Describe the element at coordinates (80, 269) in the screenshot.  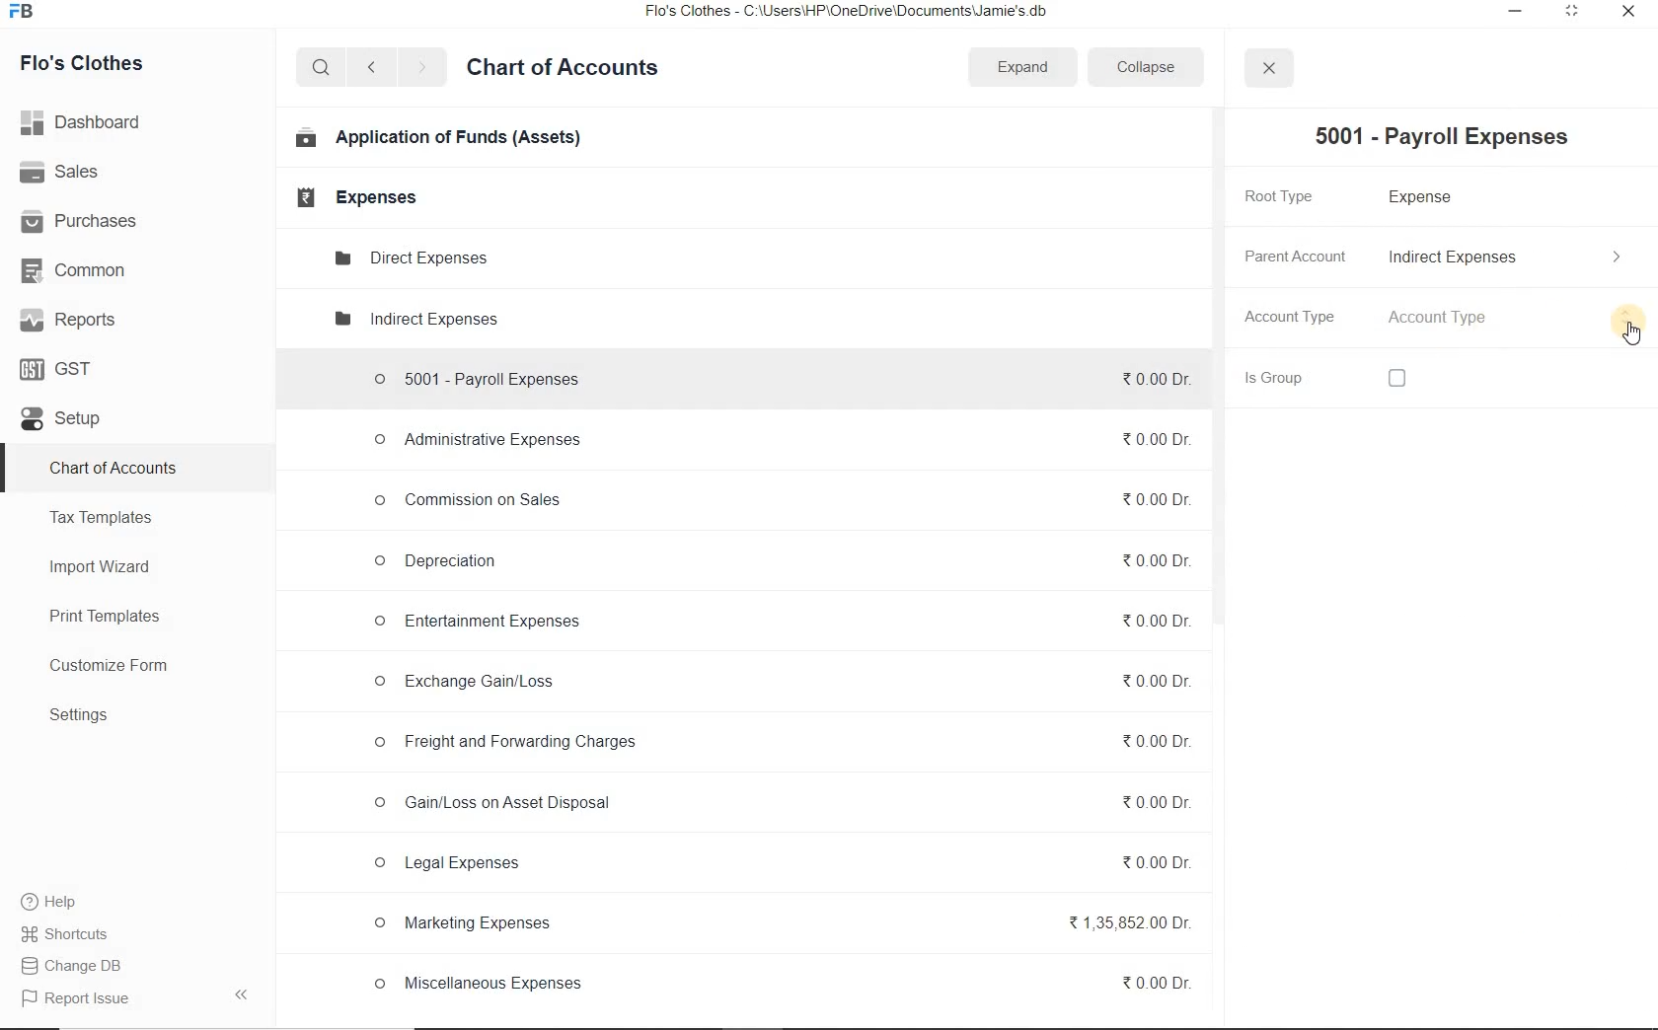
I see `Common` at that location.